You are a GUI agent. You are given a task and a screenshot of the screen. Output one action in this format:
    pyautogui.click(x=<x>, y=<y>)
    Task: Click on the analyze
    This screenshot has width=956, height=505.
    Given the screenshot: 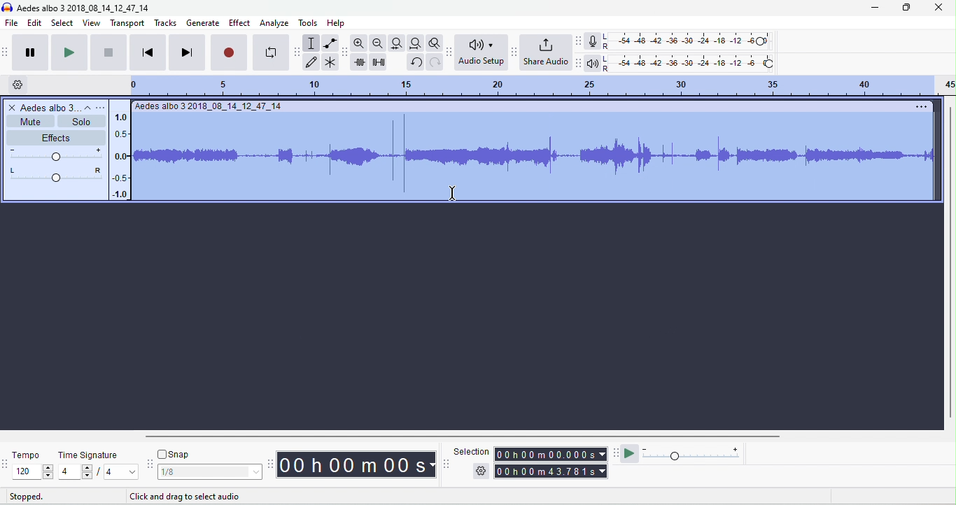 What is the action you would take?
    pyautogui.click(x=276, y=23)
    